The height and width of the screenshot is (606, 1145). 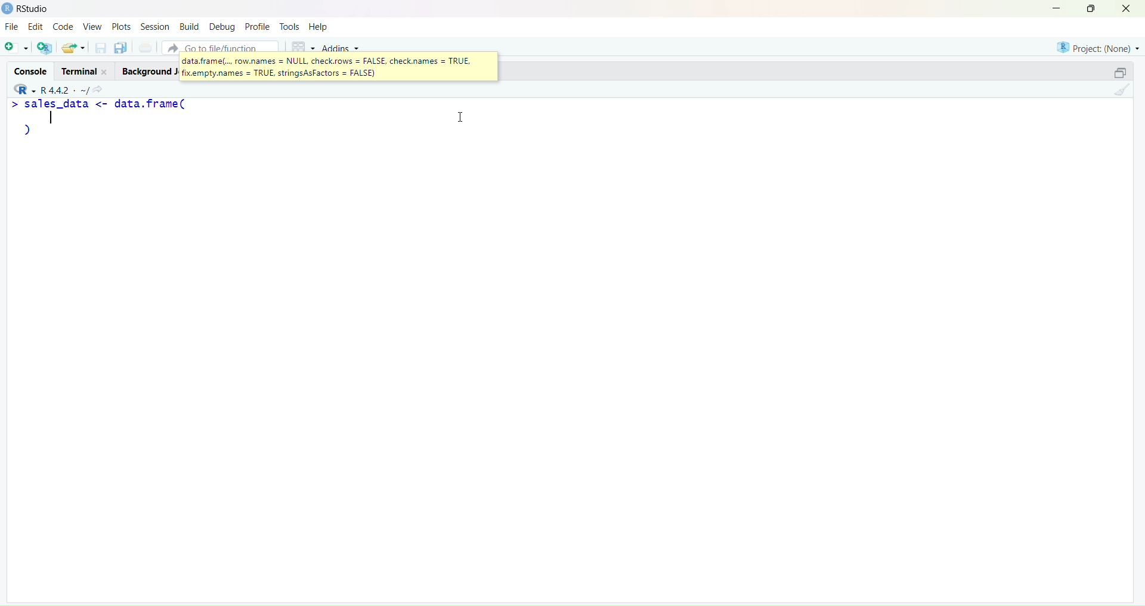 What do you see at coordinates (1049, 7) in the screenshot?
I see `minimise` at bounding box center [1049, 7].